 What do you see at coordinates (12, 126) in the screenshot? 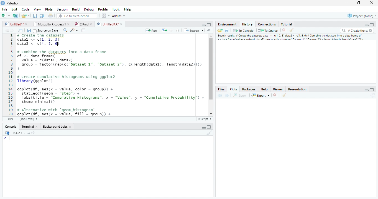
I see `Console` at bounding box center [12, 126].